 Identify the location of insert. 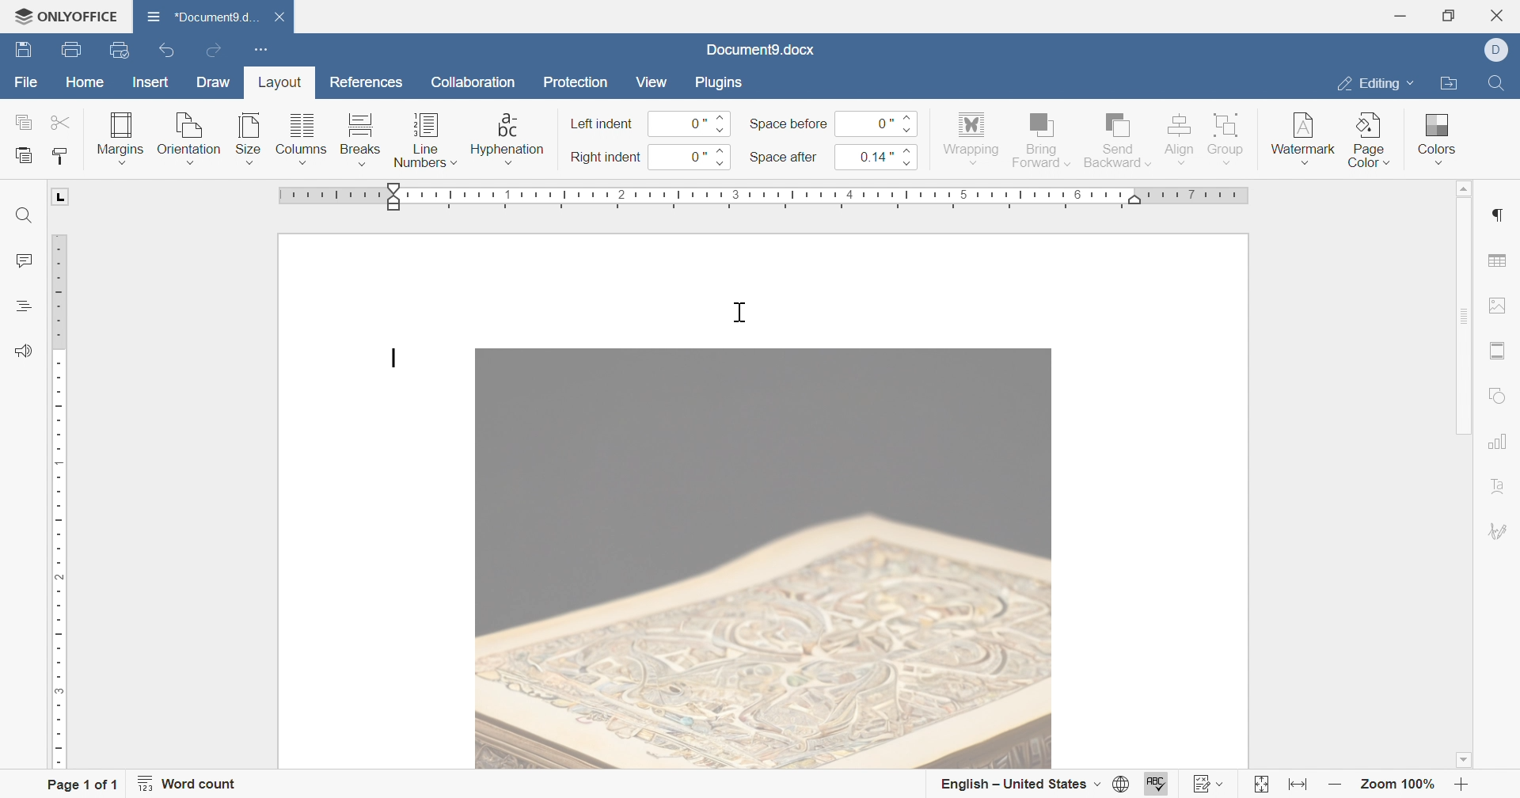
(147, 84).